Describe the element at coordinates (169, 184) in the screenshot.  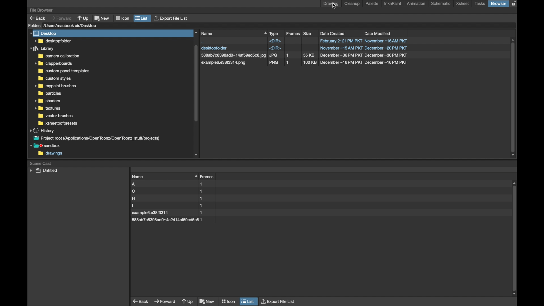
I see `file` at that location.